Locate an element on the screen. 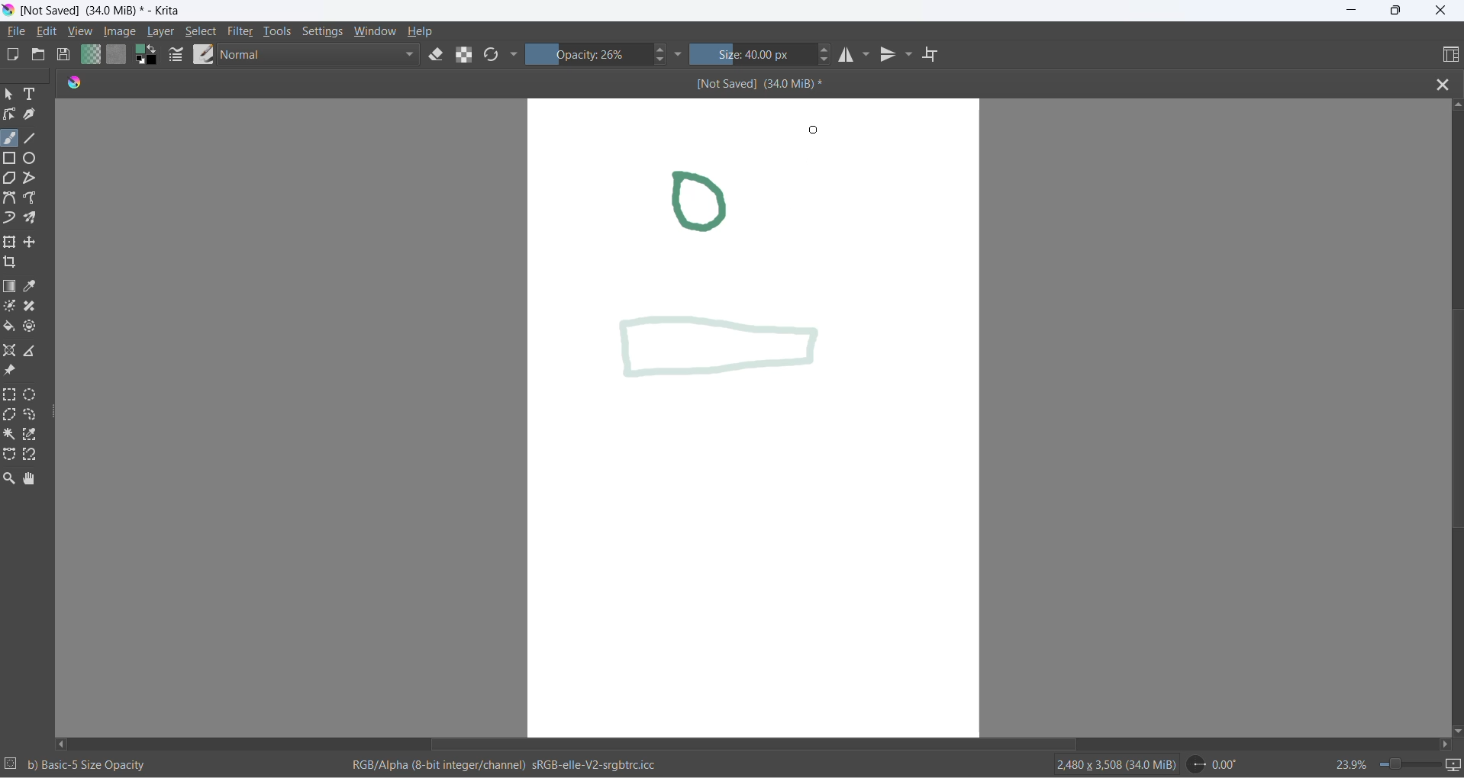 The image size is (1464, 778). scroll left button is located at coordinates (66, 740).